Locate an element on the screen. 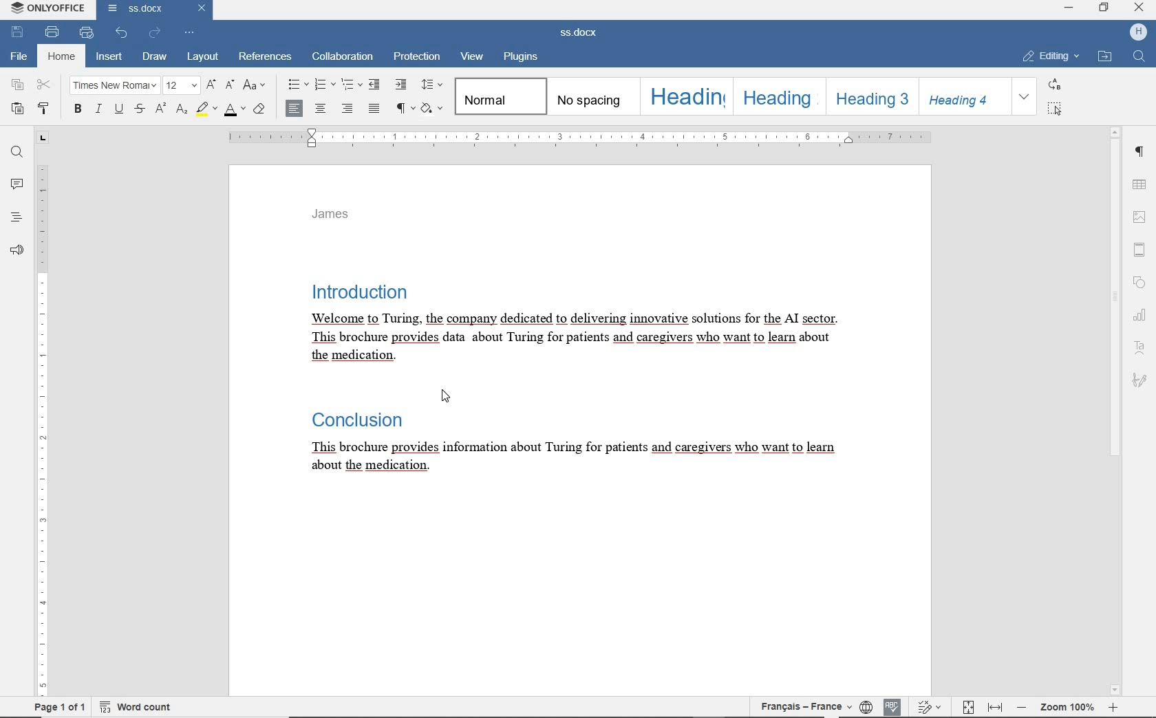  RULER is located at coordinates (577, 138).